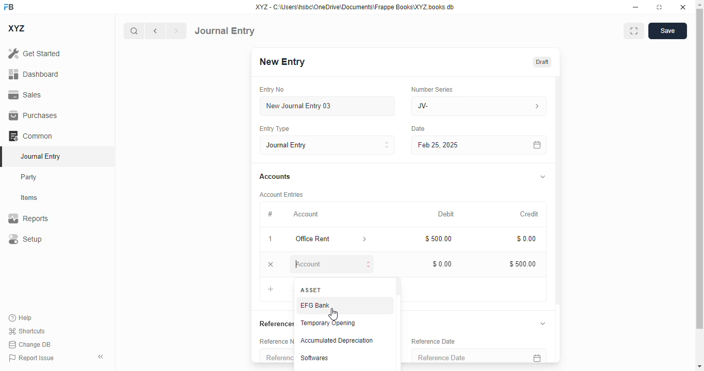 The height and width of the screenshot is (371, 704). I want to click on purchases, so click(33, 115).